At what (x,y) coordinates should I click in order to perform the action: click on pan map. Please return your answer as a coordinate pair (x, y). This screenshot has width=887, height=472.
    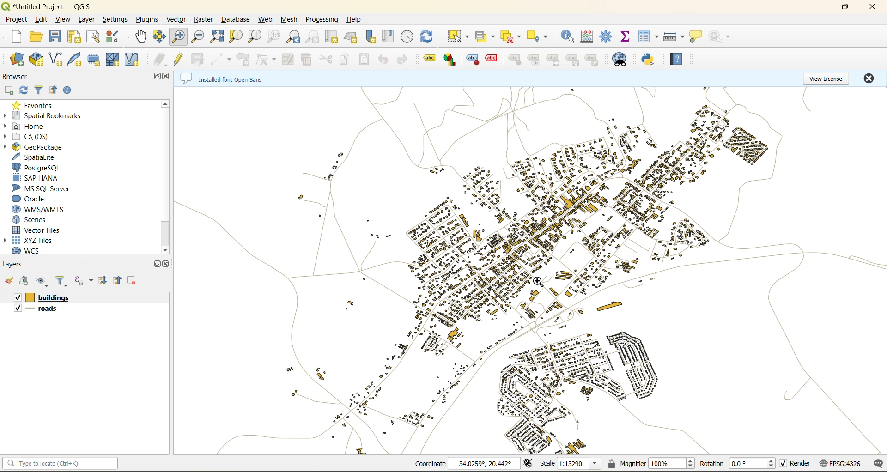
    Looking at the image, I should click on (140, 37).